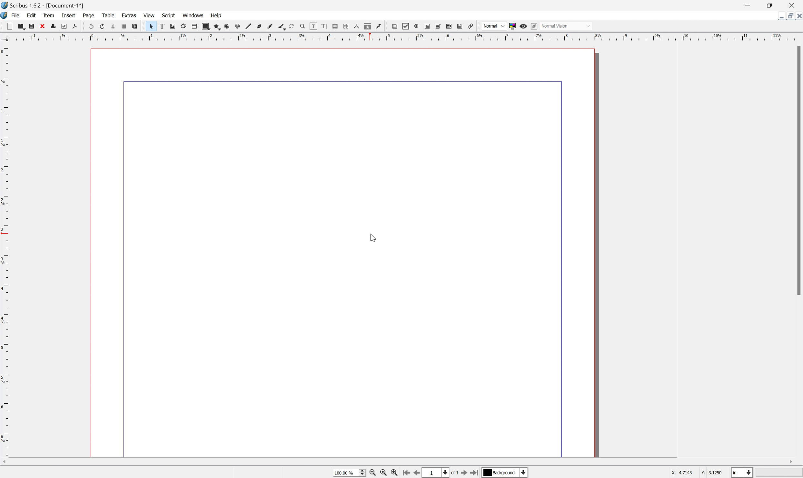 Image resolution: width=803 pixels, height=478 pixels. What do you see at coordinates (163, 25) in the screenshot?
I see `text frame` at bounding box center [163, 25].